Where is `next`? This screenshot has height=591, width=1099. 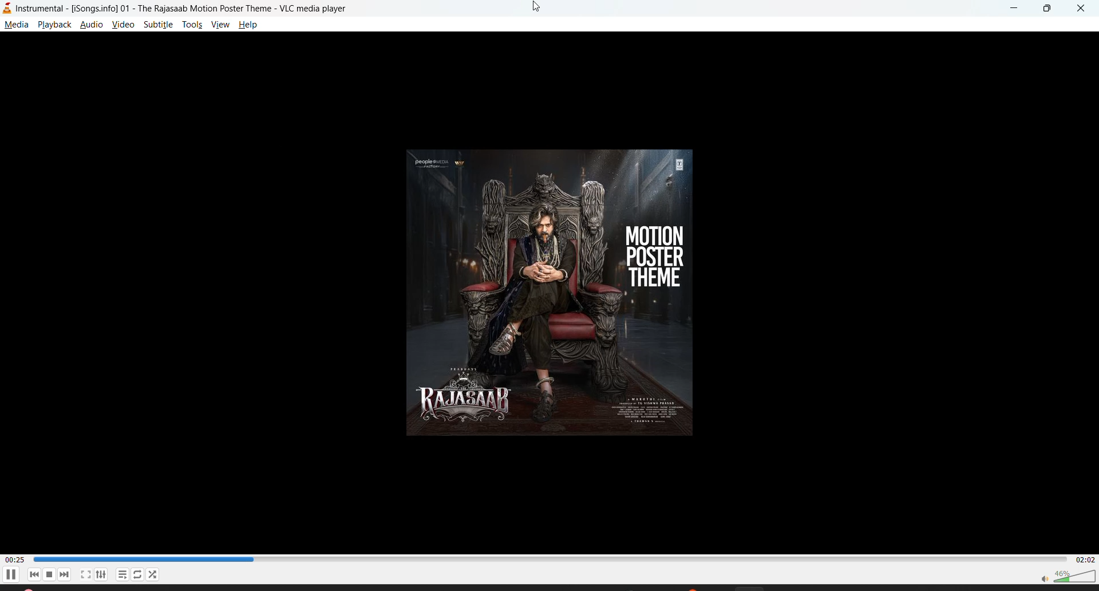 next is located at coordinates (67, 575).